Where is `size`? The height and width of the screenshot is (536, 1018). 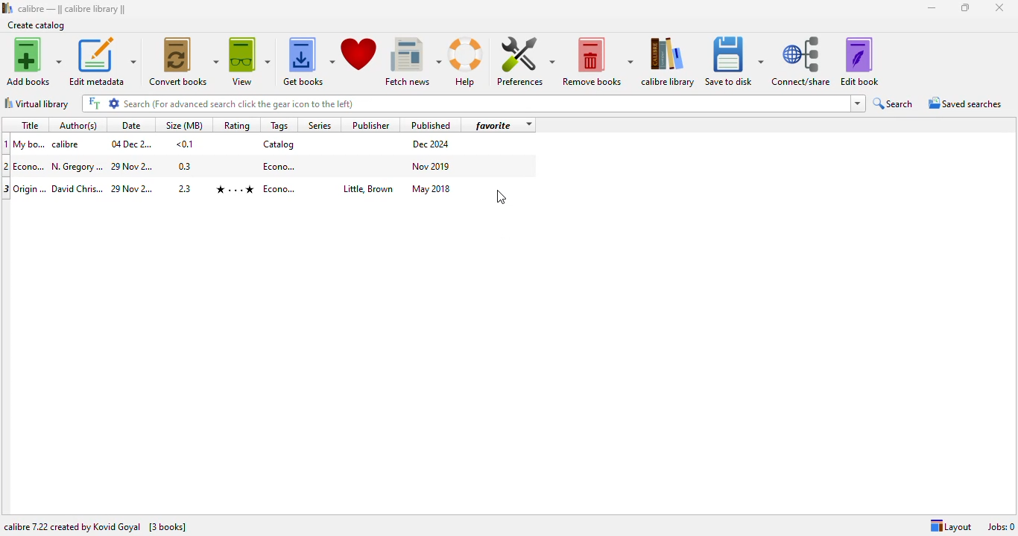 size is located at coordinates (185, 144).